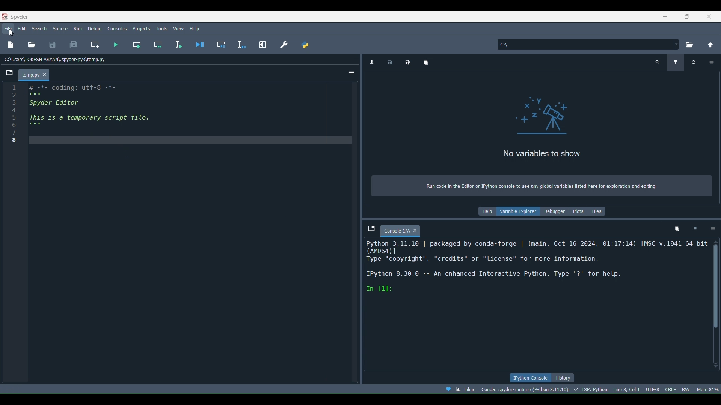 The image size is (721, 405). What do you see at coordinates (117, 28) in the screenshot?
I see `Consoles` at bounding box center [117, 28].